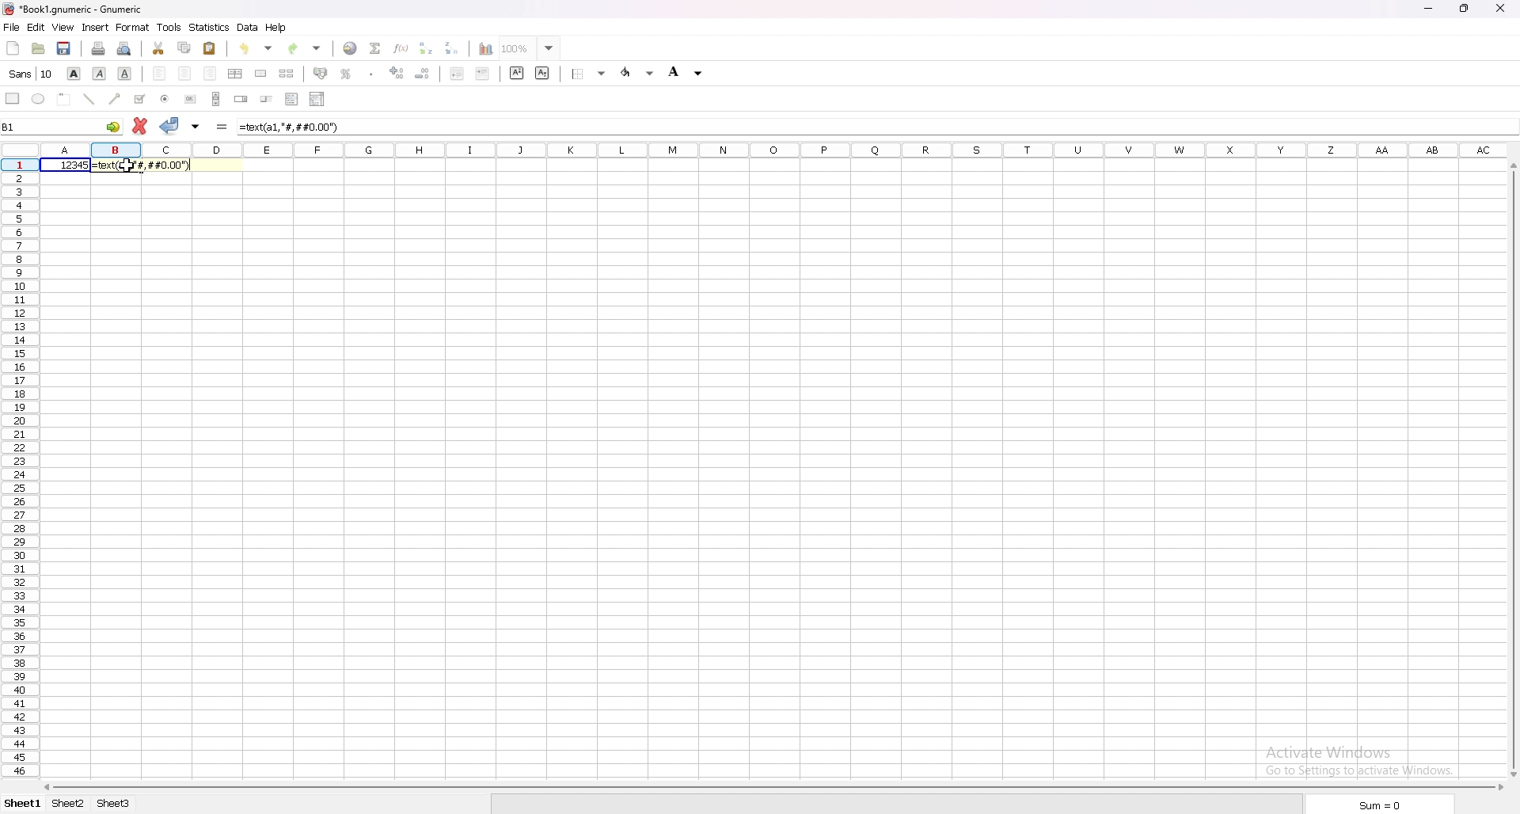  What do you see at coordinates (452, 48) in the screenshot?
I see `sort descending` at bounding box center [452, 48].